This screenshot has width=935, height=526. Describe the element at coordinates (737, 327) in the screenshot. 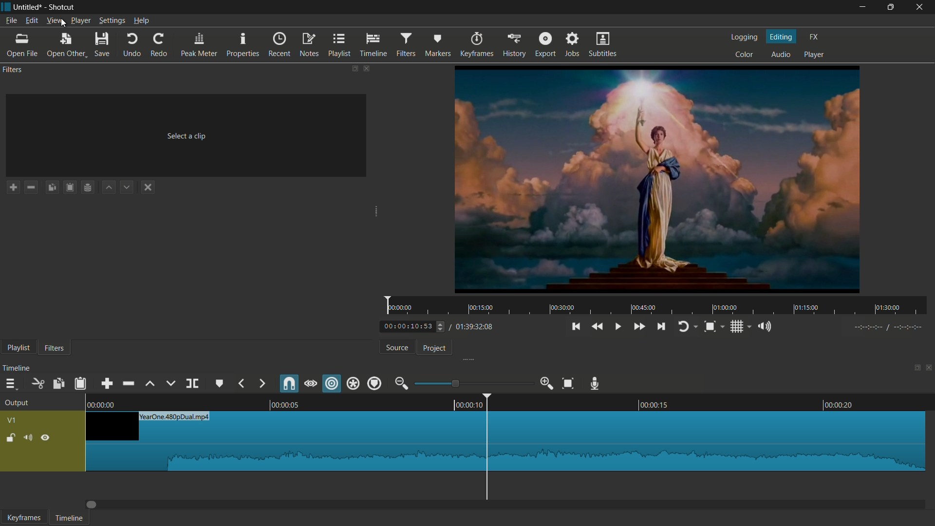

I see `toggle grid` at that location.